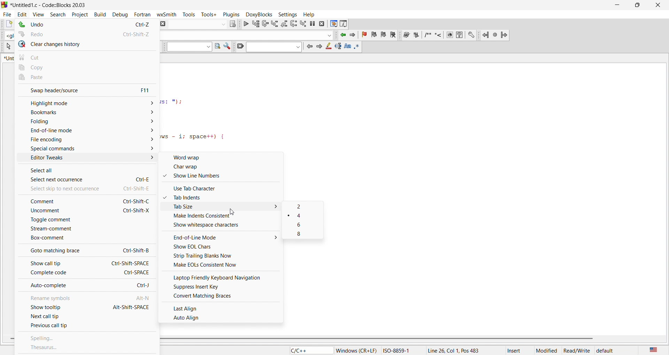 The image size is (669, 355). What do you see at coordinates (137, 211) in the screenshot?
I see `Ctrl-Shift-X` at bounding box center [137, 211].